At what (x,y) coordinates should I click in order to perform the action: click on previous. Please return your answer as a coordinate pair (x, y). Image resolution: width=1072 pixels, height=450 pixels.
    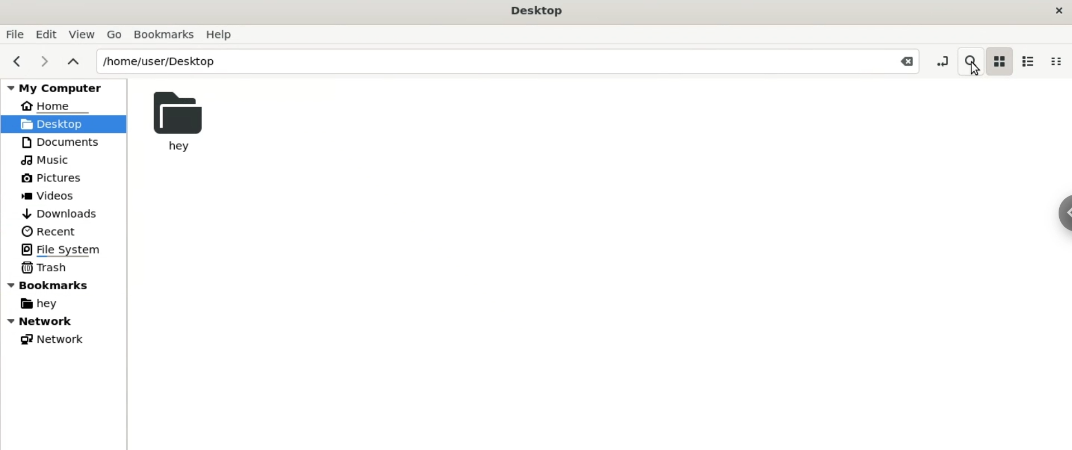
    Looking at the image, I should click on (15, 62).